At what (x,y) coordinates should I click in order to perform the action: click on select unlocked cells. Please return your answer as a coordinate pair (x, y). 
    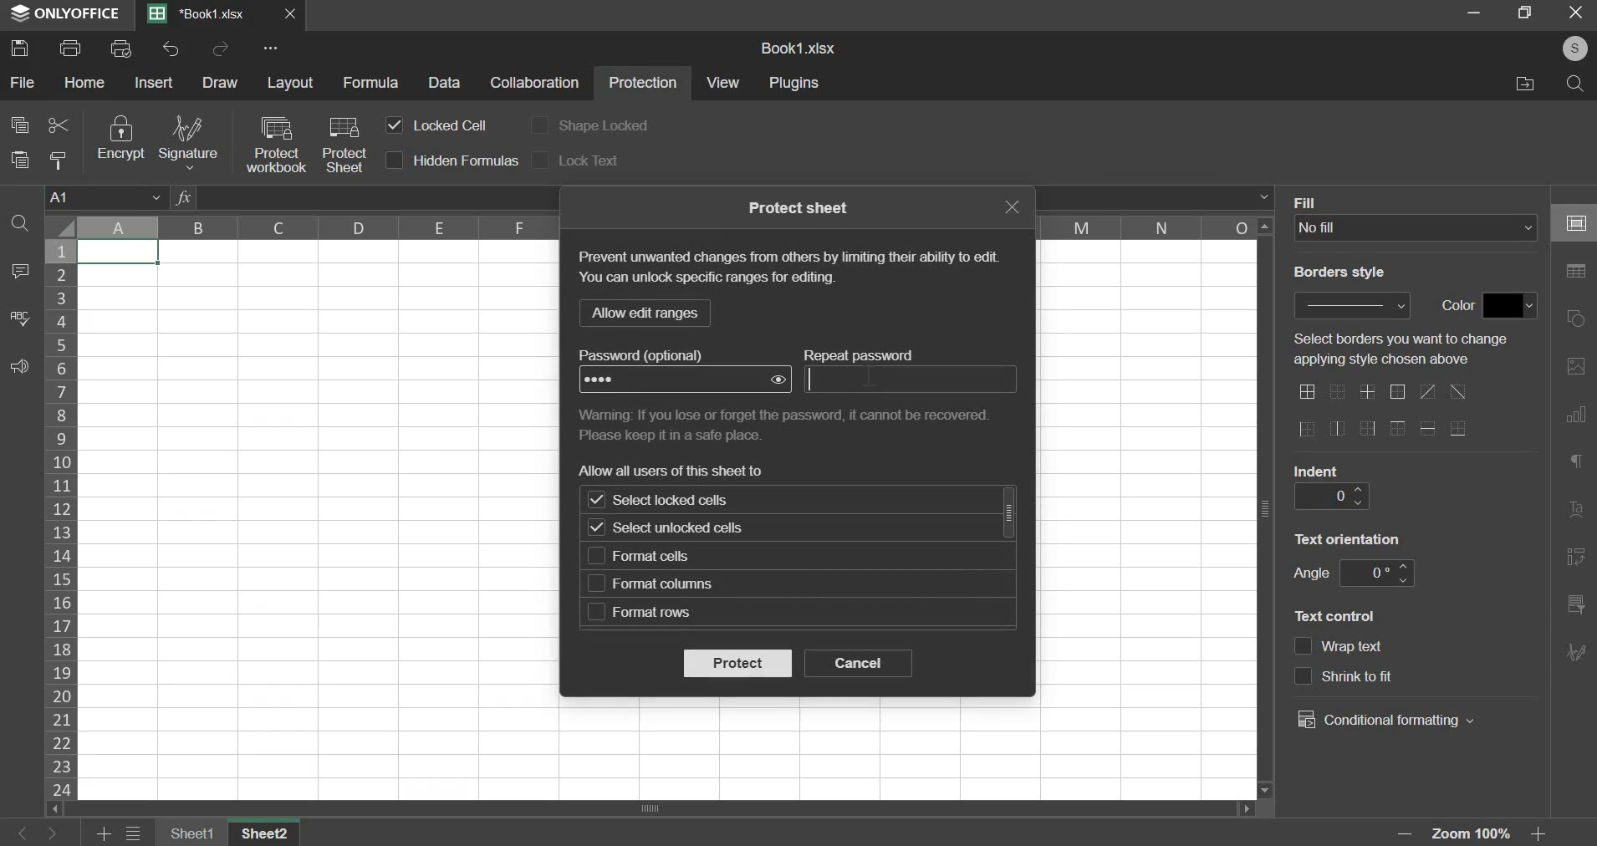
    Looking at the image, I should click on (686, 530).